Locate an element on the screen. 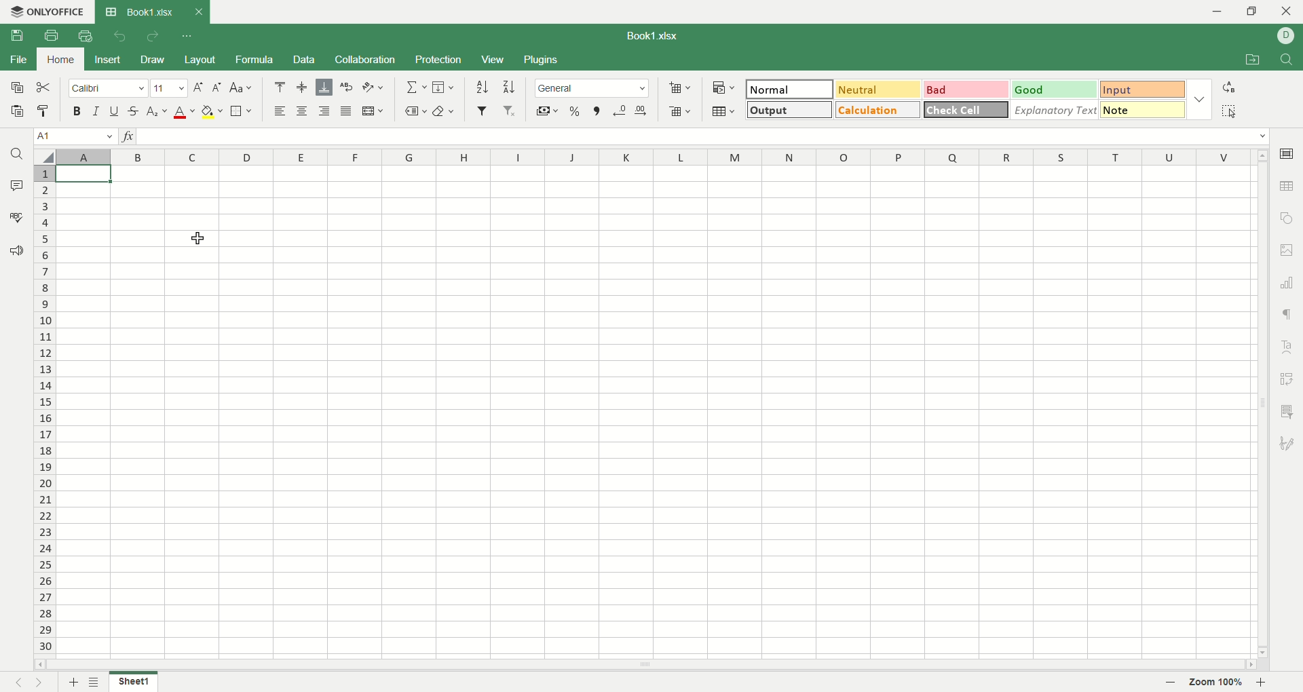  note is located at coordinates (1143, 109).